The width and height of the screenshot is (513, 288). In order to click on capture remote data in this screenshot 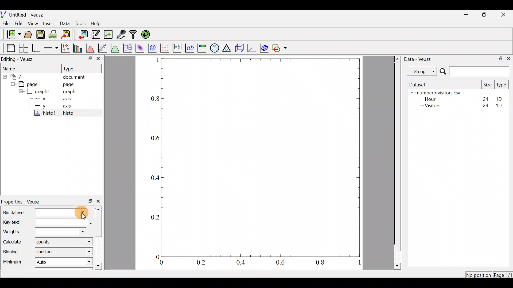, I will do `click(121, 34)`.